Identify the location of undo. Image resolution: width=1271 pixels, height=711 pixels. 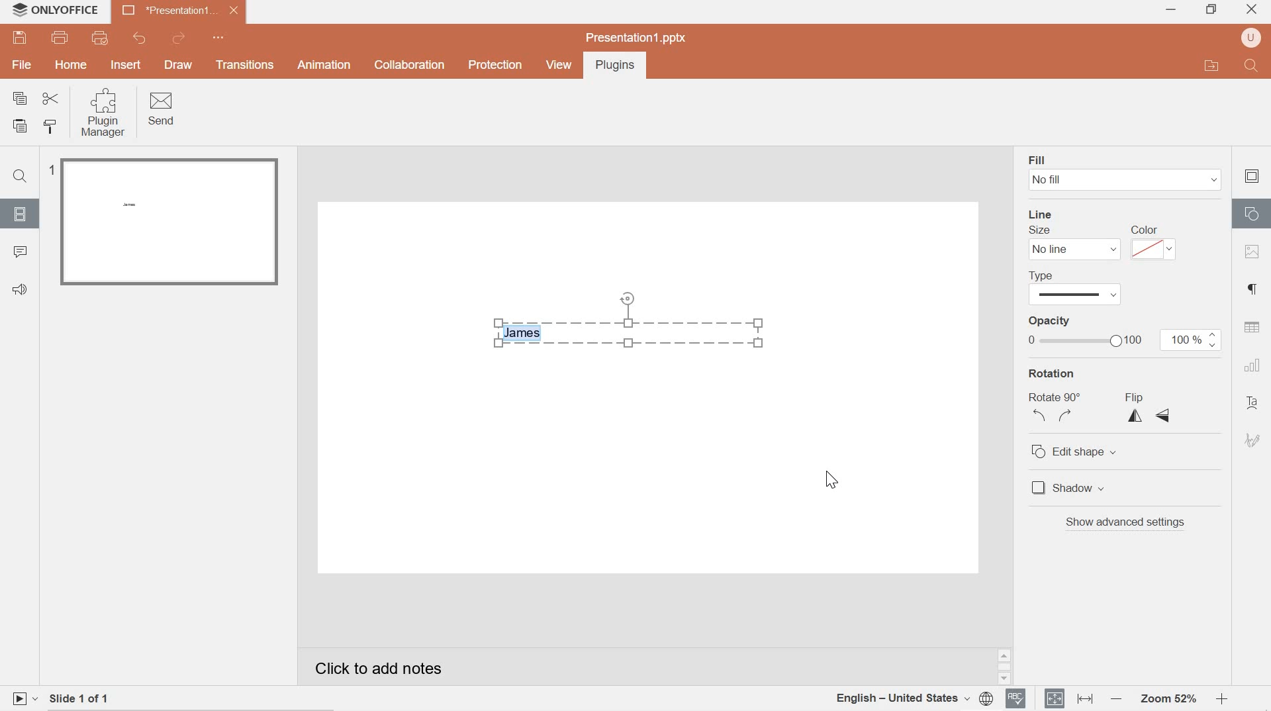
(137, 38).